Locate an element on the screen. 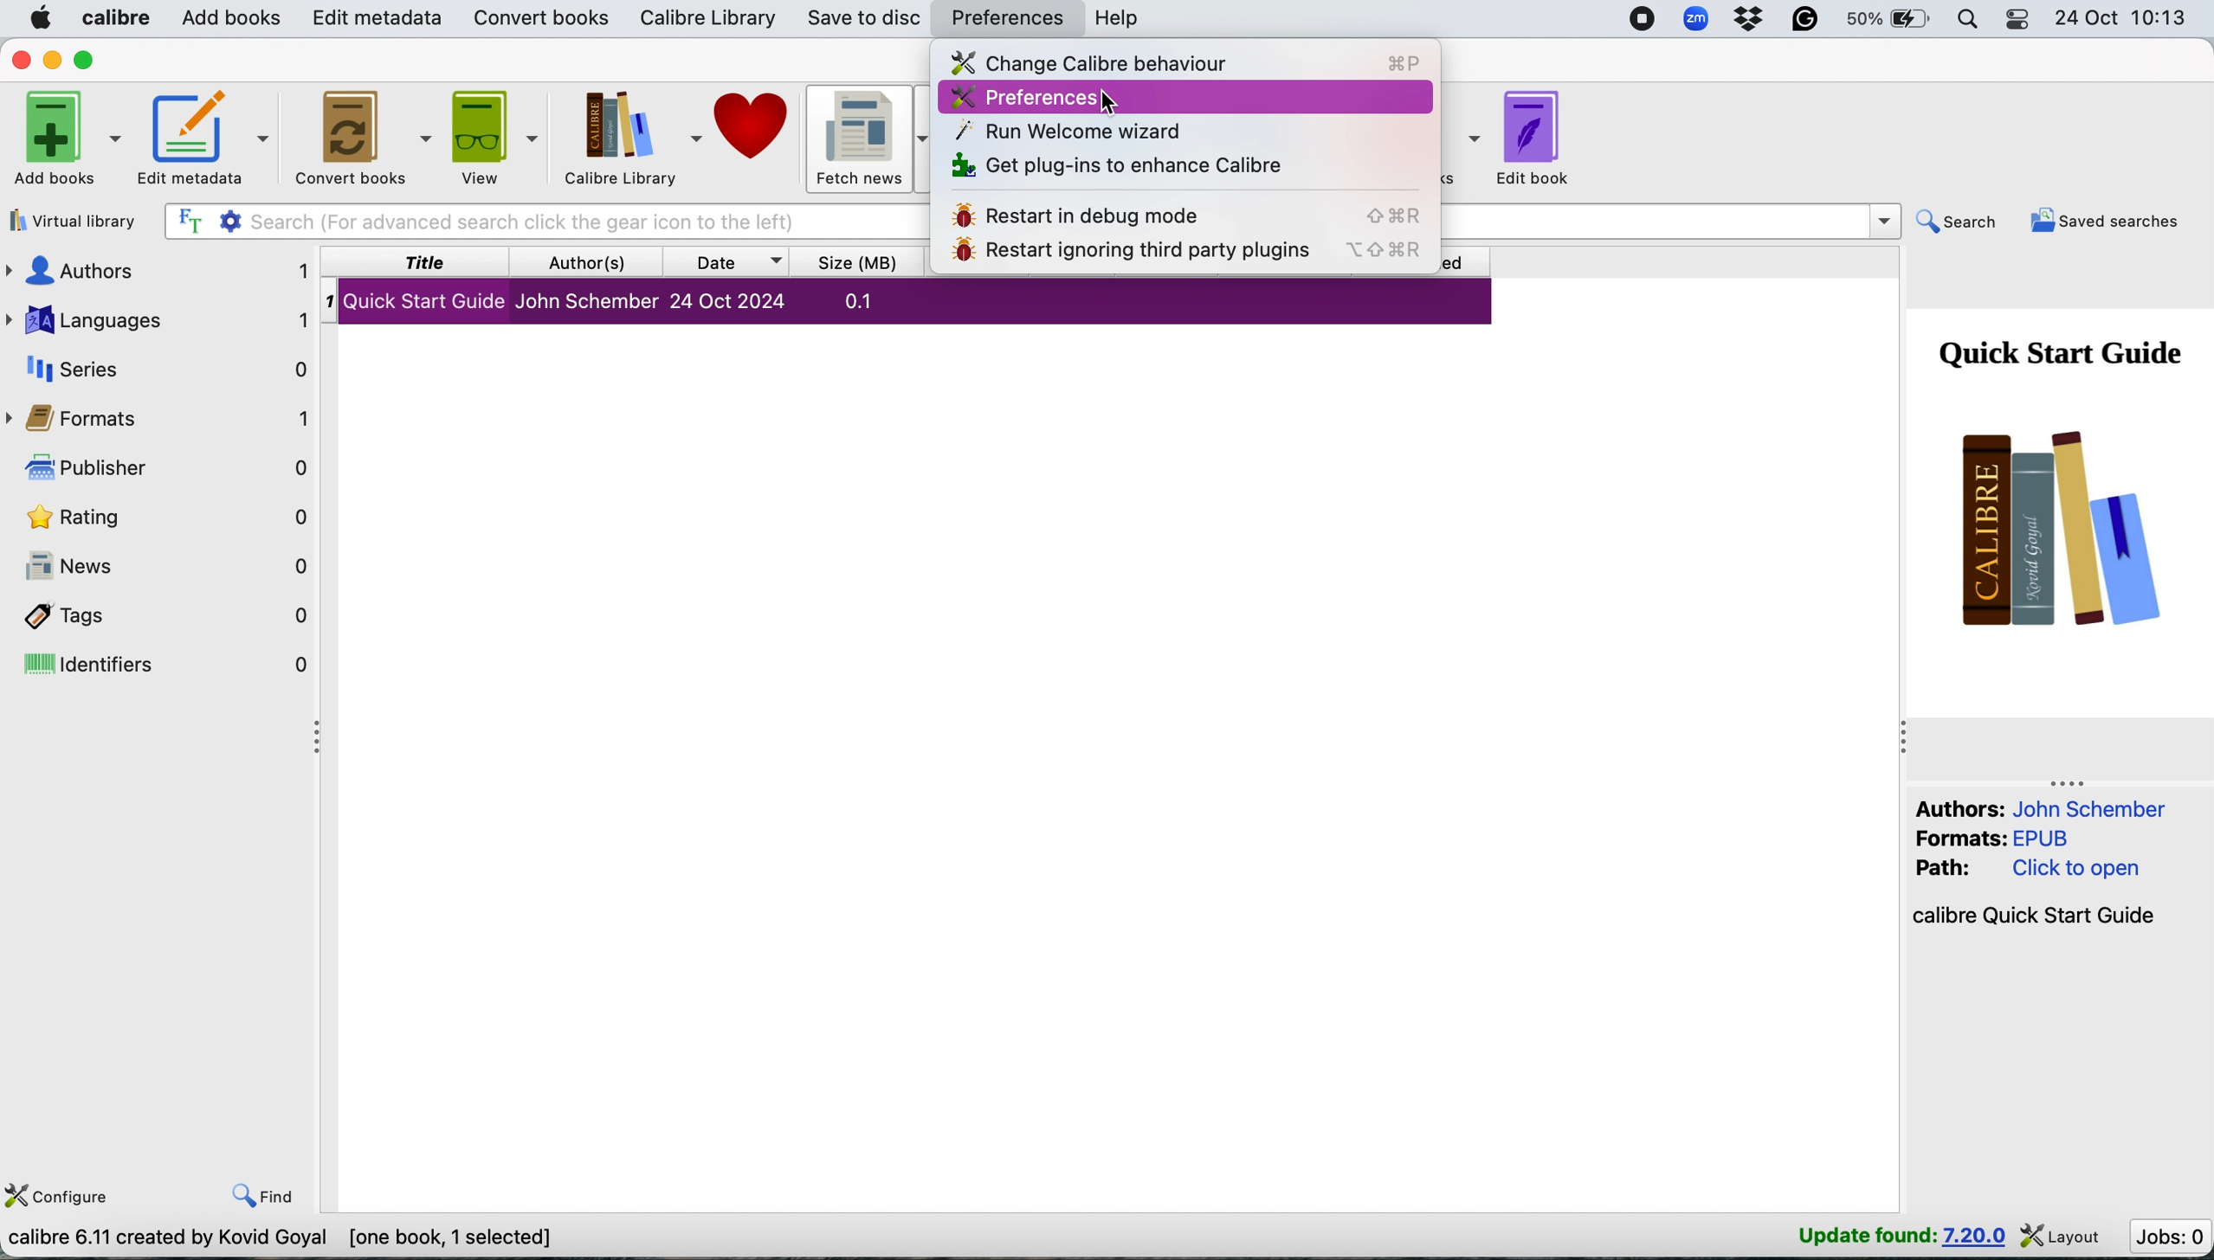 The height and width of the screenshot is (1260, 2214). series is located at coordinates (163, 369).